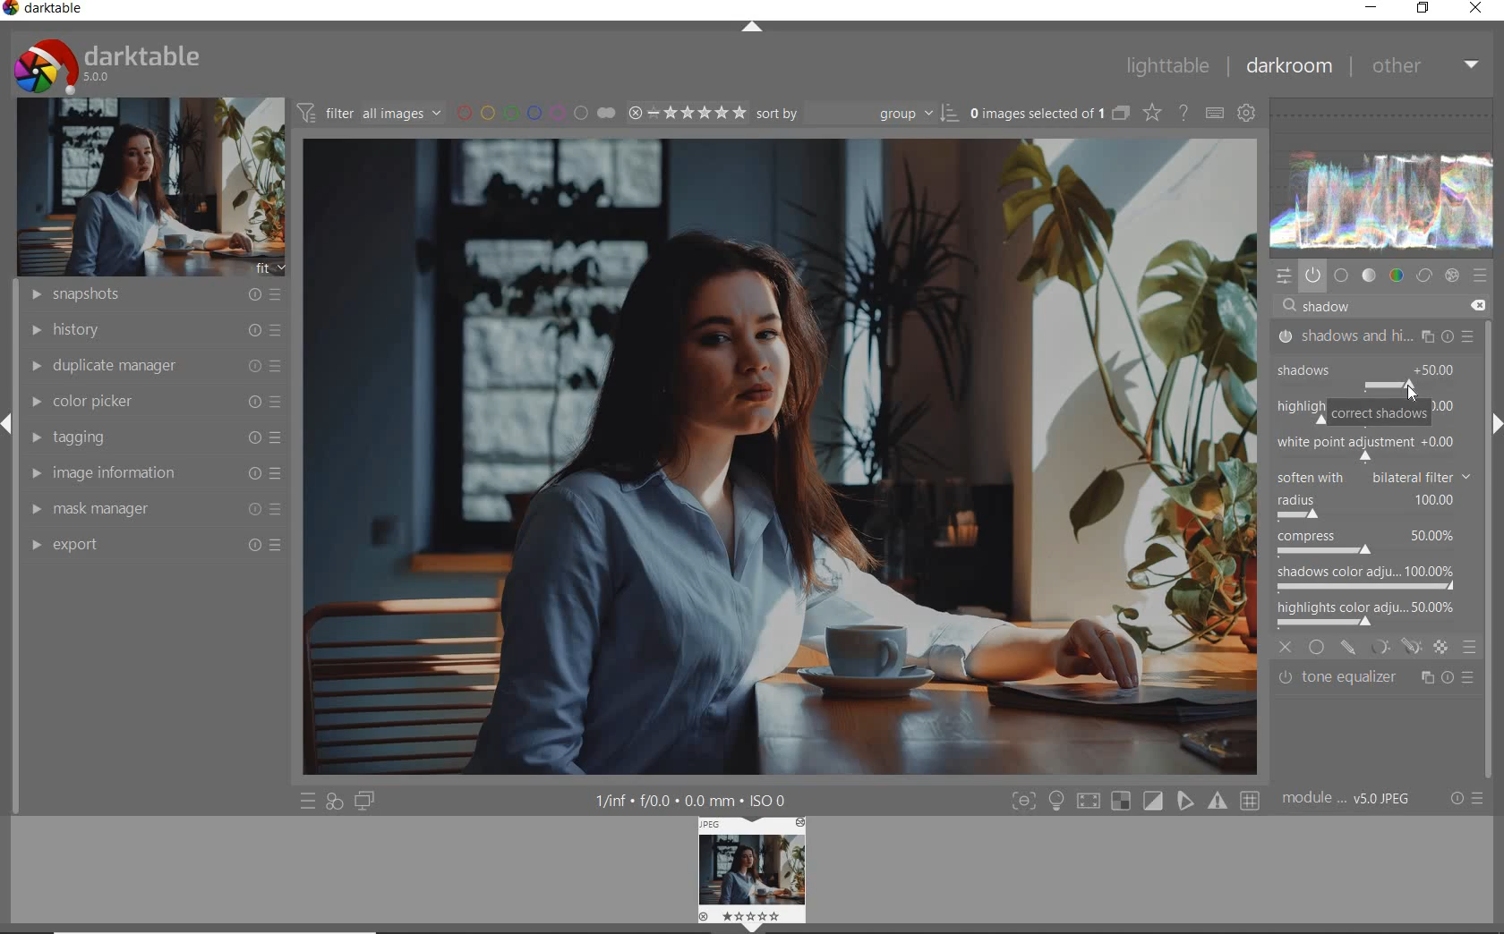 Image resolution: width=1504 pixels, height=934 pixels. What do you see at coordinates (1134, 801) in the screenshot?
I see `toggle modes` at bounding box center [1134, 801].